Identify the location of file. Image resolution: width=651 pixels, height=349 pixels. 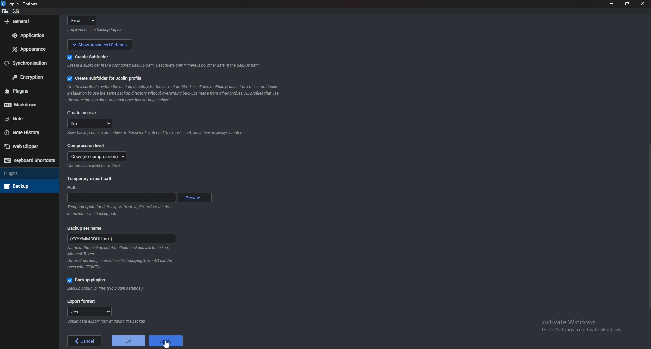
(5, 12).